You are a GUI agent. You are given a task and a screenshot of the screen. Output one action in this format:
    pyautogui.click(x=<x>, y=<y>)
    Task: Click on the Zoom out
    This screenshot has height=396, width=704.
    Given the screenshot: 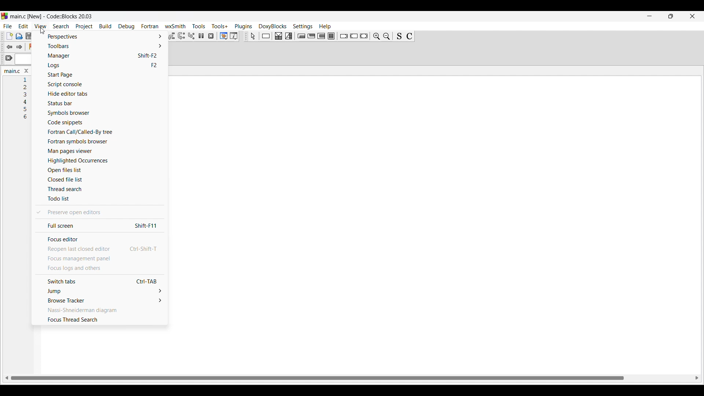 What is the action you would take?
    pyautogui.click(x=387, y=36)
    